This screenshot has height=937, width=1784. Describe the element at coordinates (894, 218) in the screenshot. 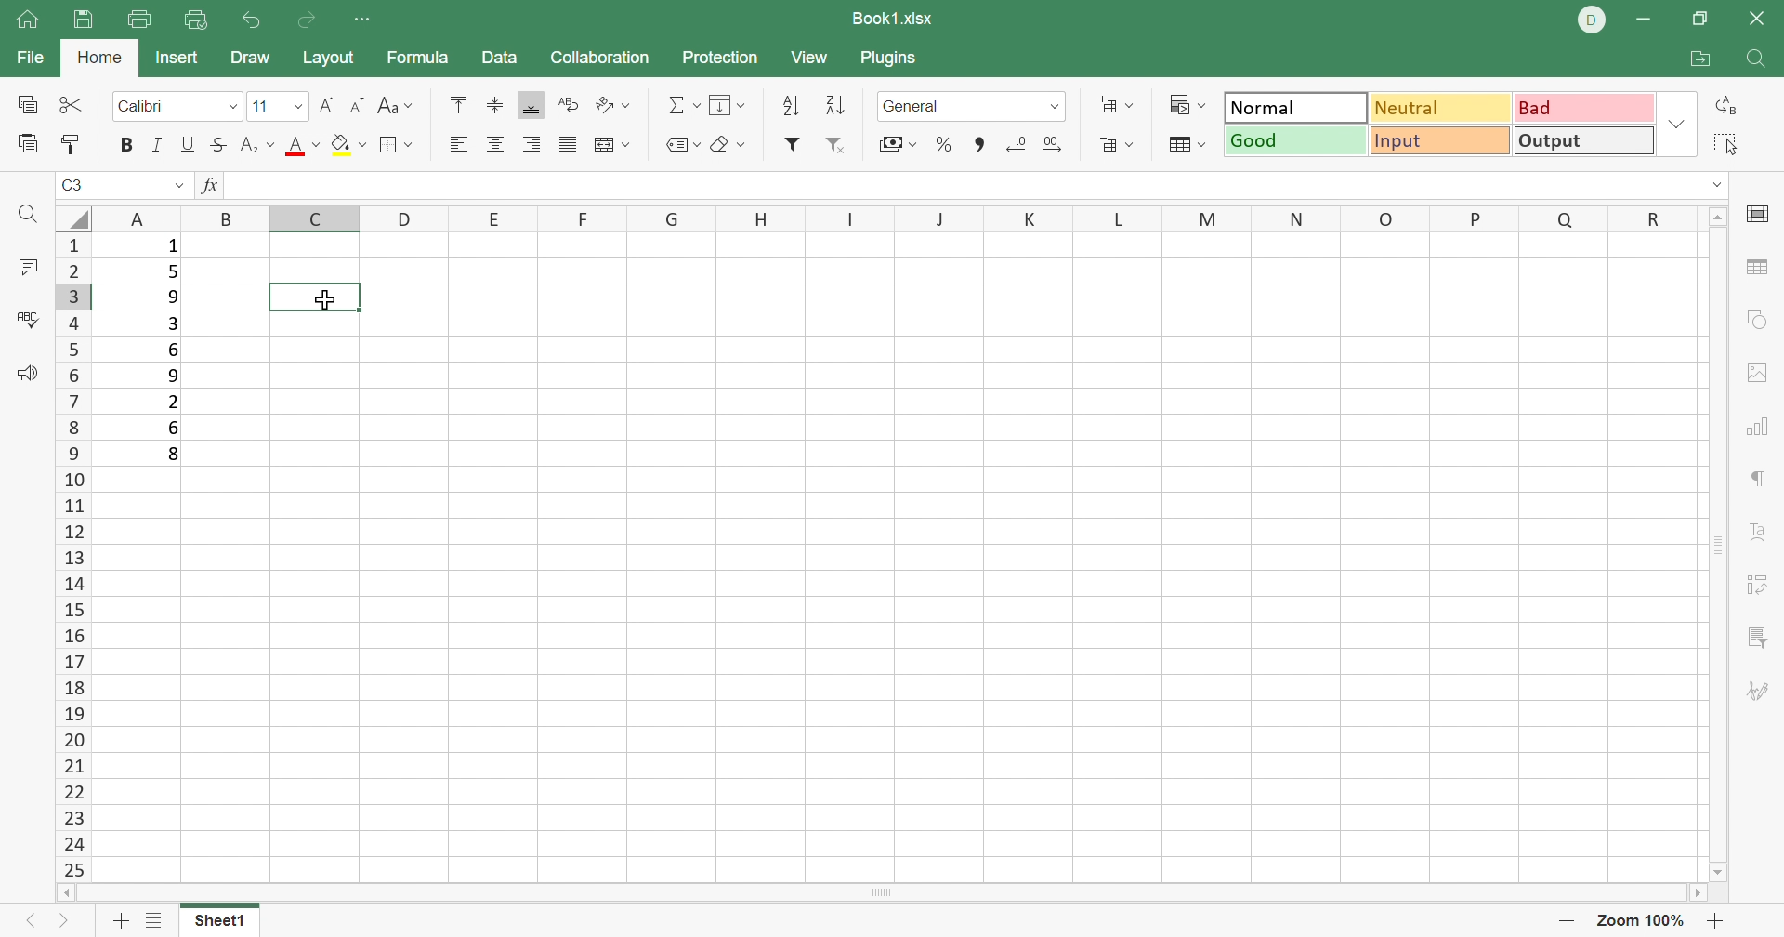

I see `Column names` at that location.